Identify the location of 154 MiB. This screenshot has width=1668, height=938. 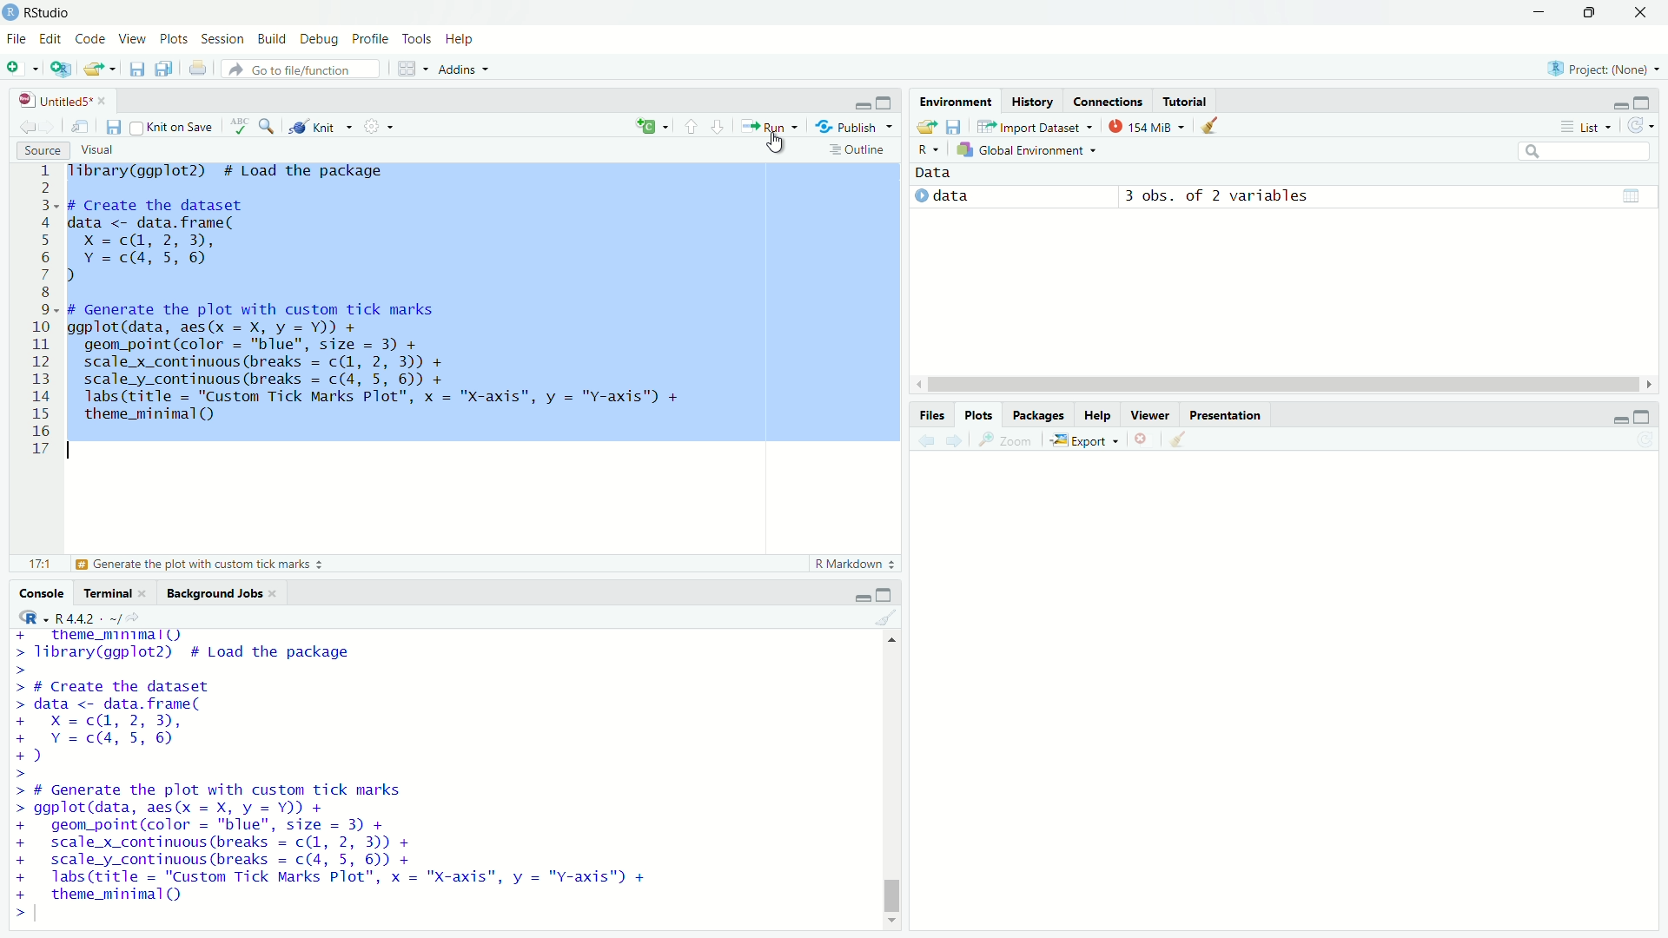
(1149, 125).